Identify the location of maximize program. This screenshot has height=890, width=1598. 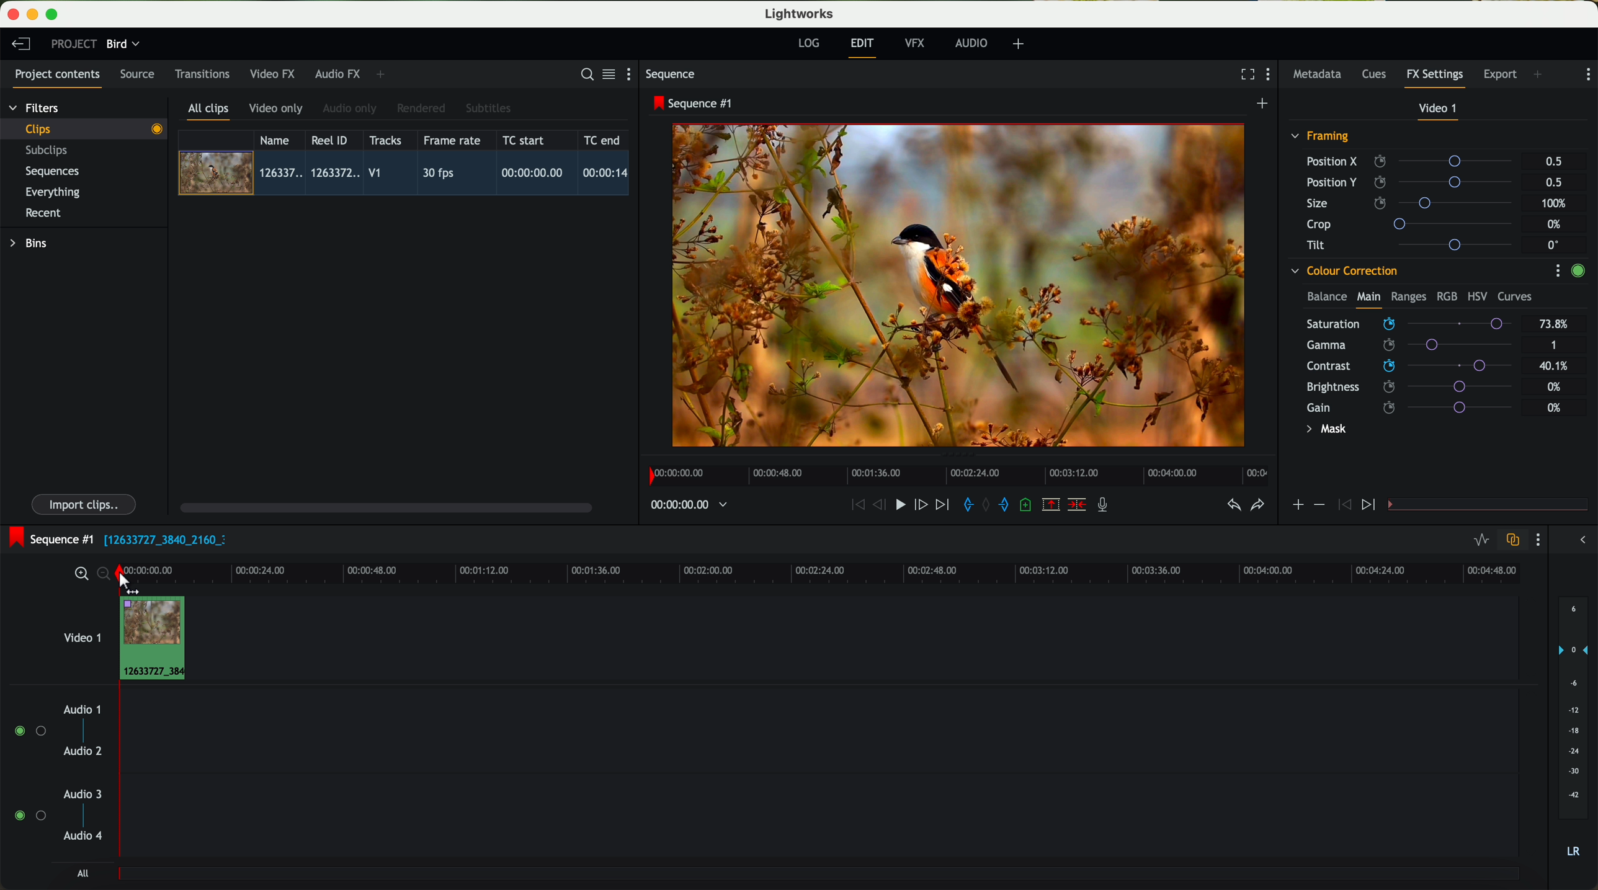
(54, 15).